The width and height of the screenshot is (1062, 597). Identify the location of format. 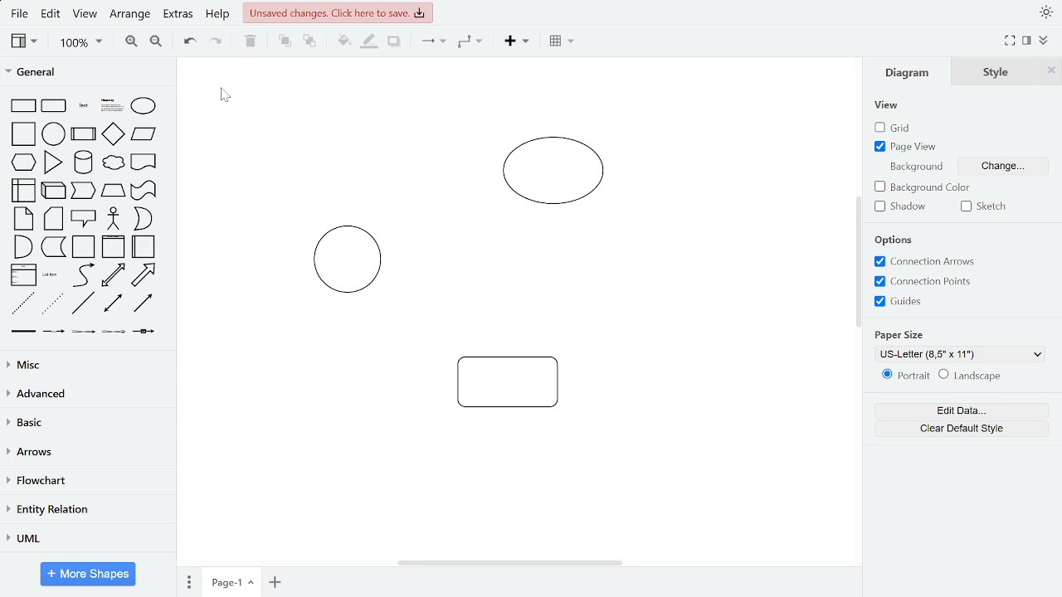
(1026, 41).